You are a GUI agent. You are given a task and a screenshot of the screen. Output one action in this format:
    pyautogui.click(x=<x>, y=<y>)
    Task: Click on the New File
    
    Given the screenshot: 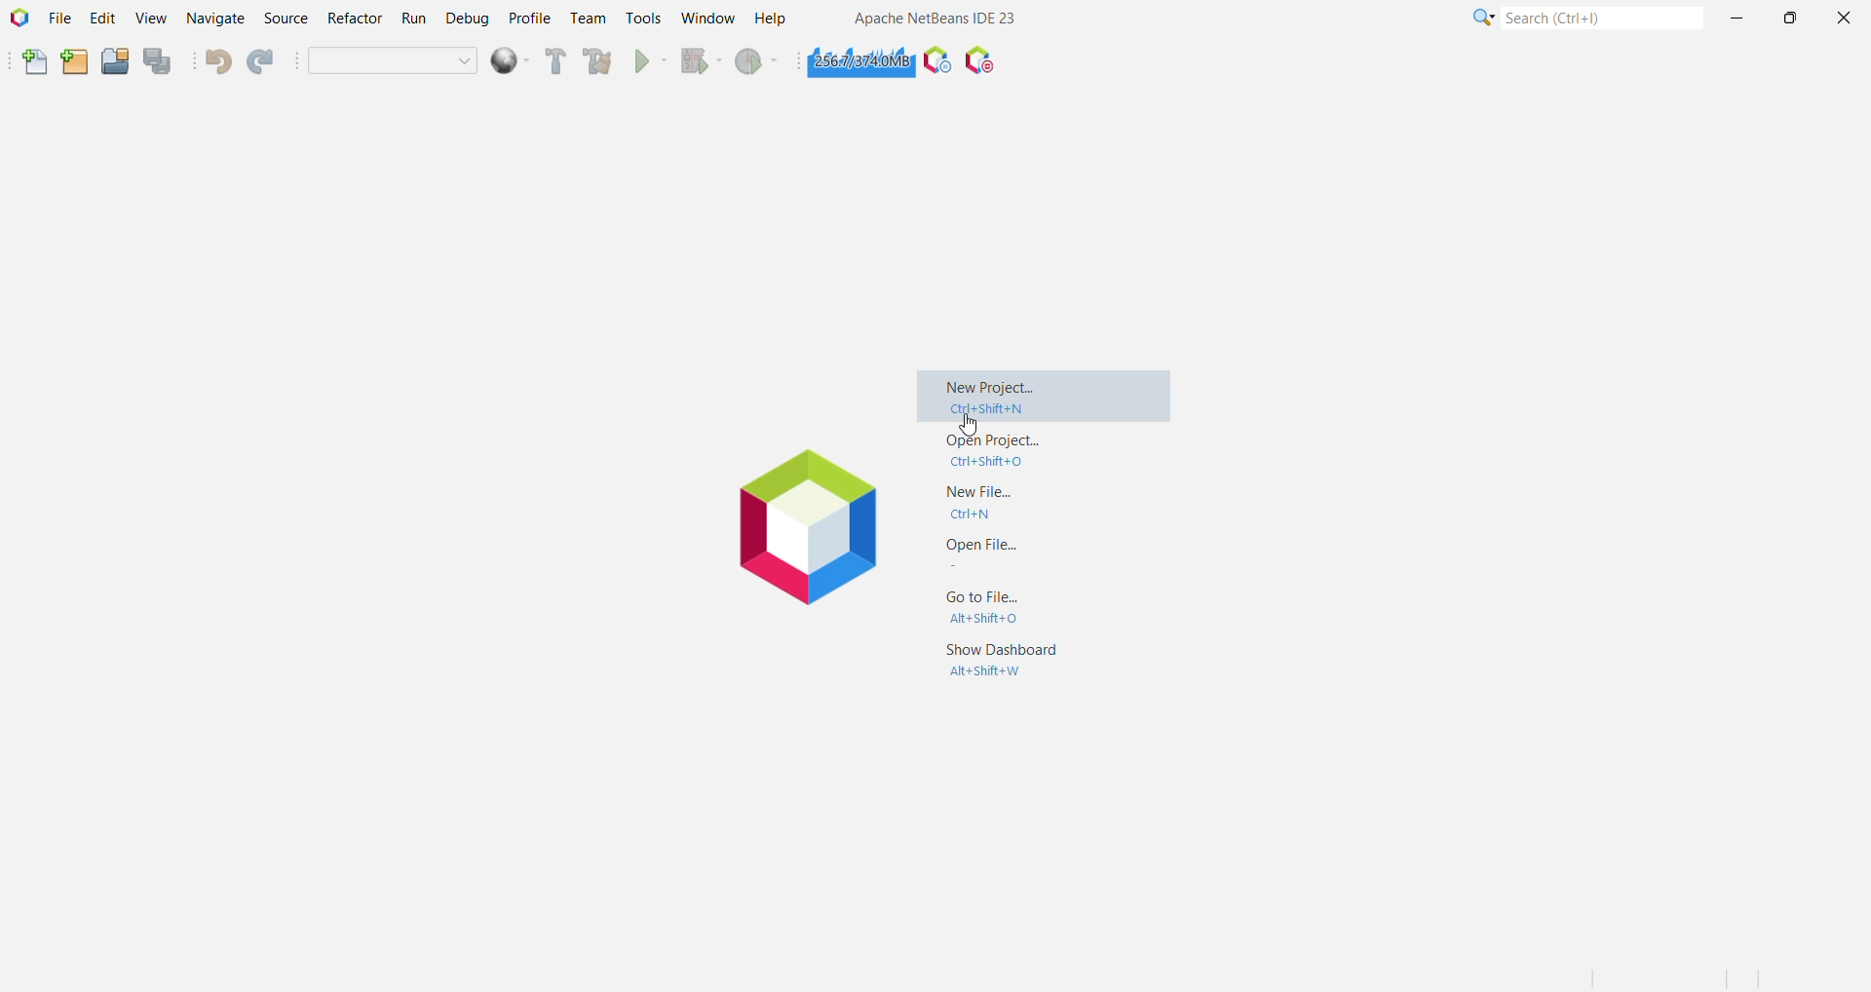 What is the action you would take?
    pyautogui.click(x=1049, y=503)
    